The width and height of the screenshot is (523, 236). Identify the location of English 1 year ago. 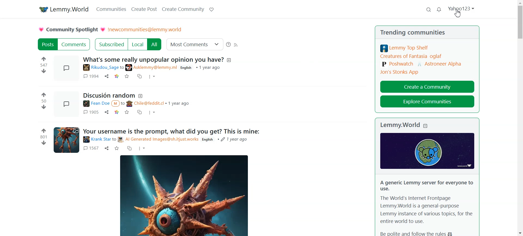
(226, 140).